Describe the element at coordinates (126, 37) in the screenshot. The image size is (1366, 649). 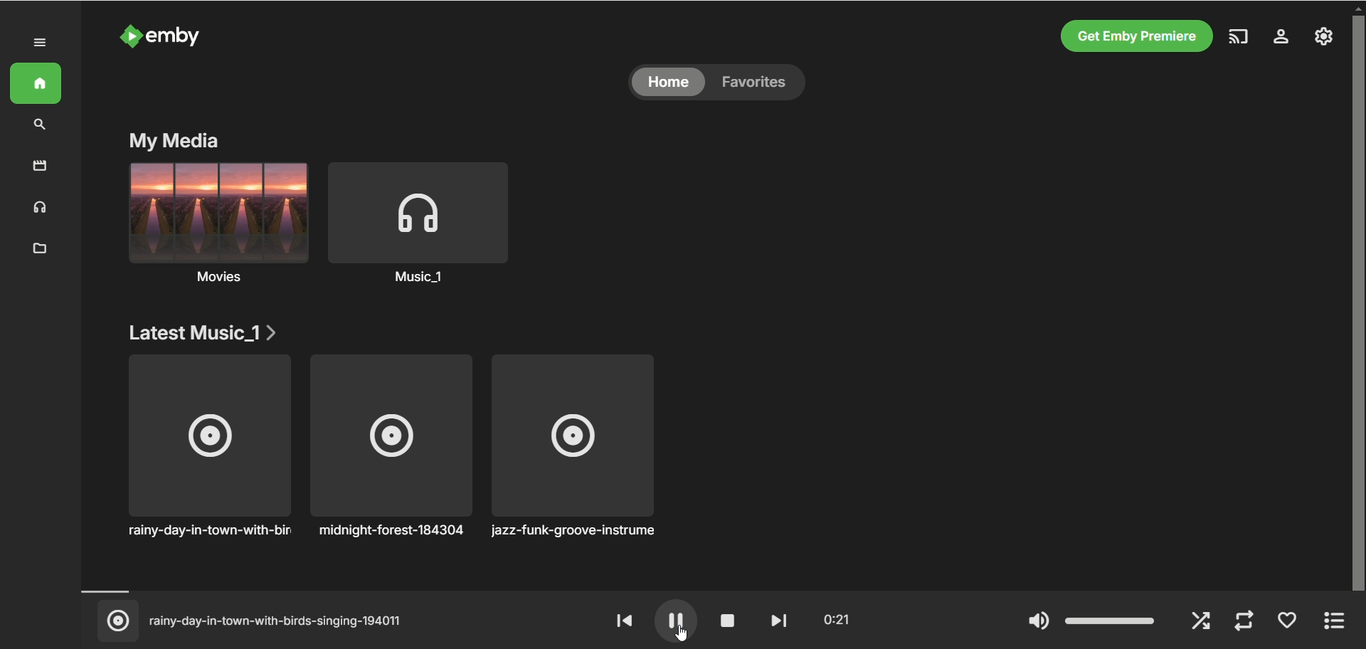
I see `logo` at that location.